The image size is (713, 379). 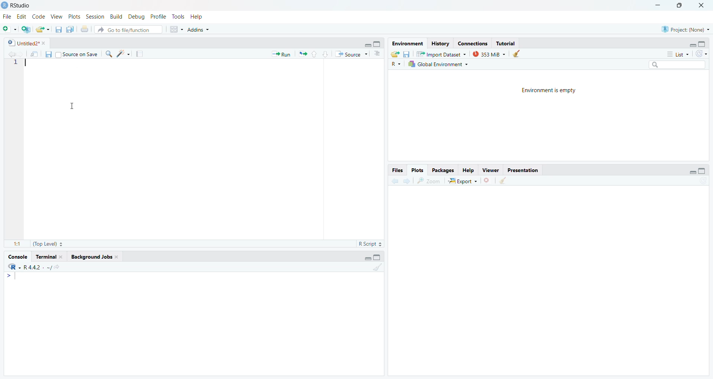 I want to click on R Script 3, so click(x=371, y=243).